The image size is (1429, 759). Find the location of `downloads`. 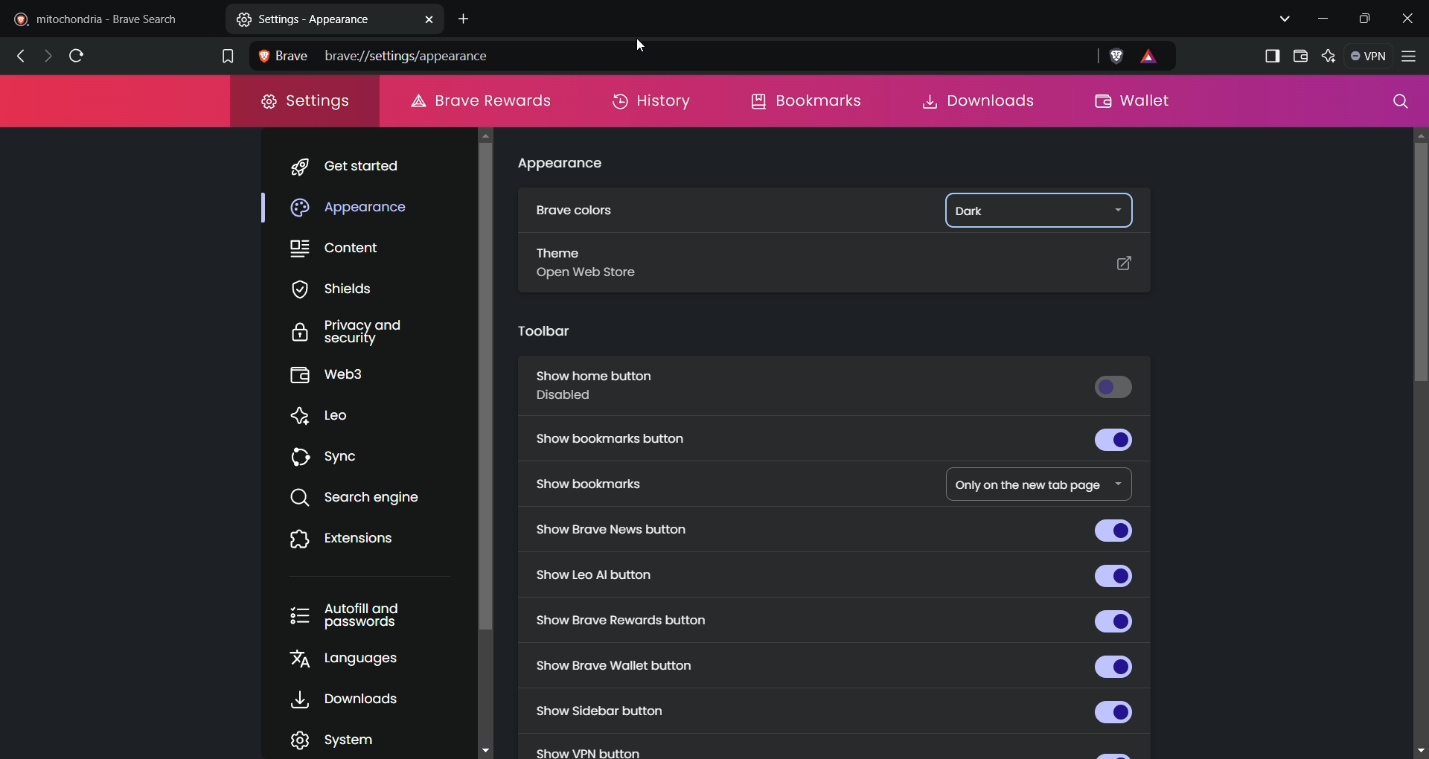

downloads is located at coordinates (983, 100).